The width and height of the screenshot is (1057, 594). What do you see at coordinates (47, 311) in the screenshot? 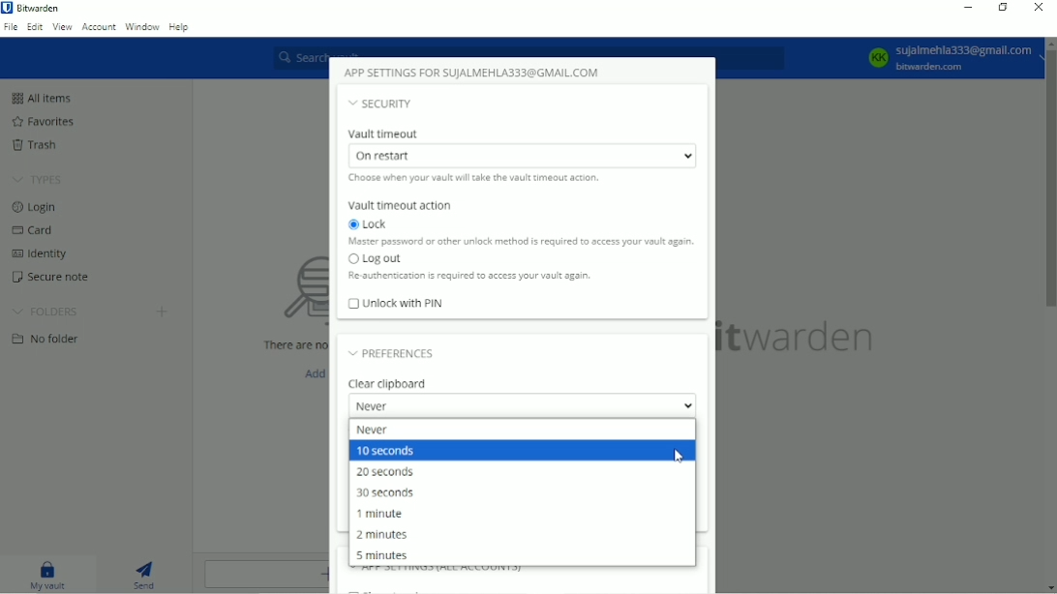
I see `Folders` at bounding box center [47, 311].